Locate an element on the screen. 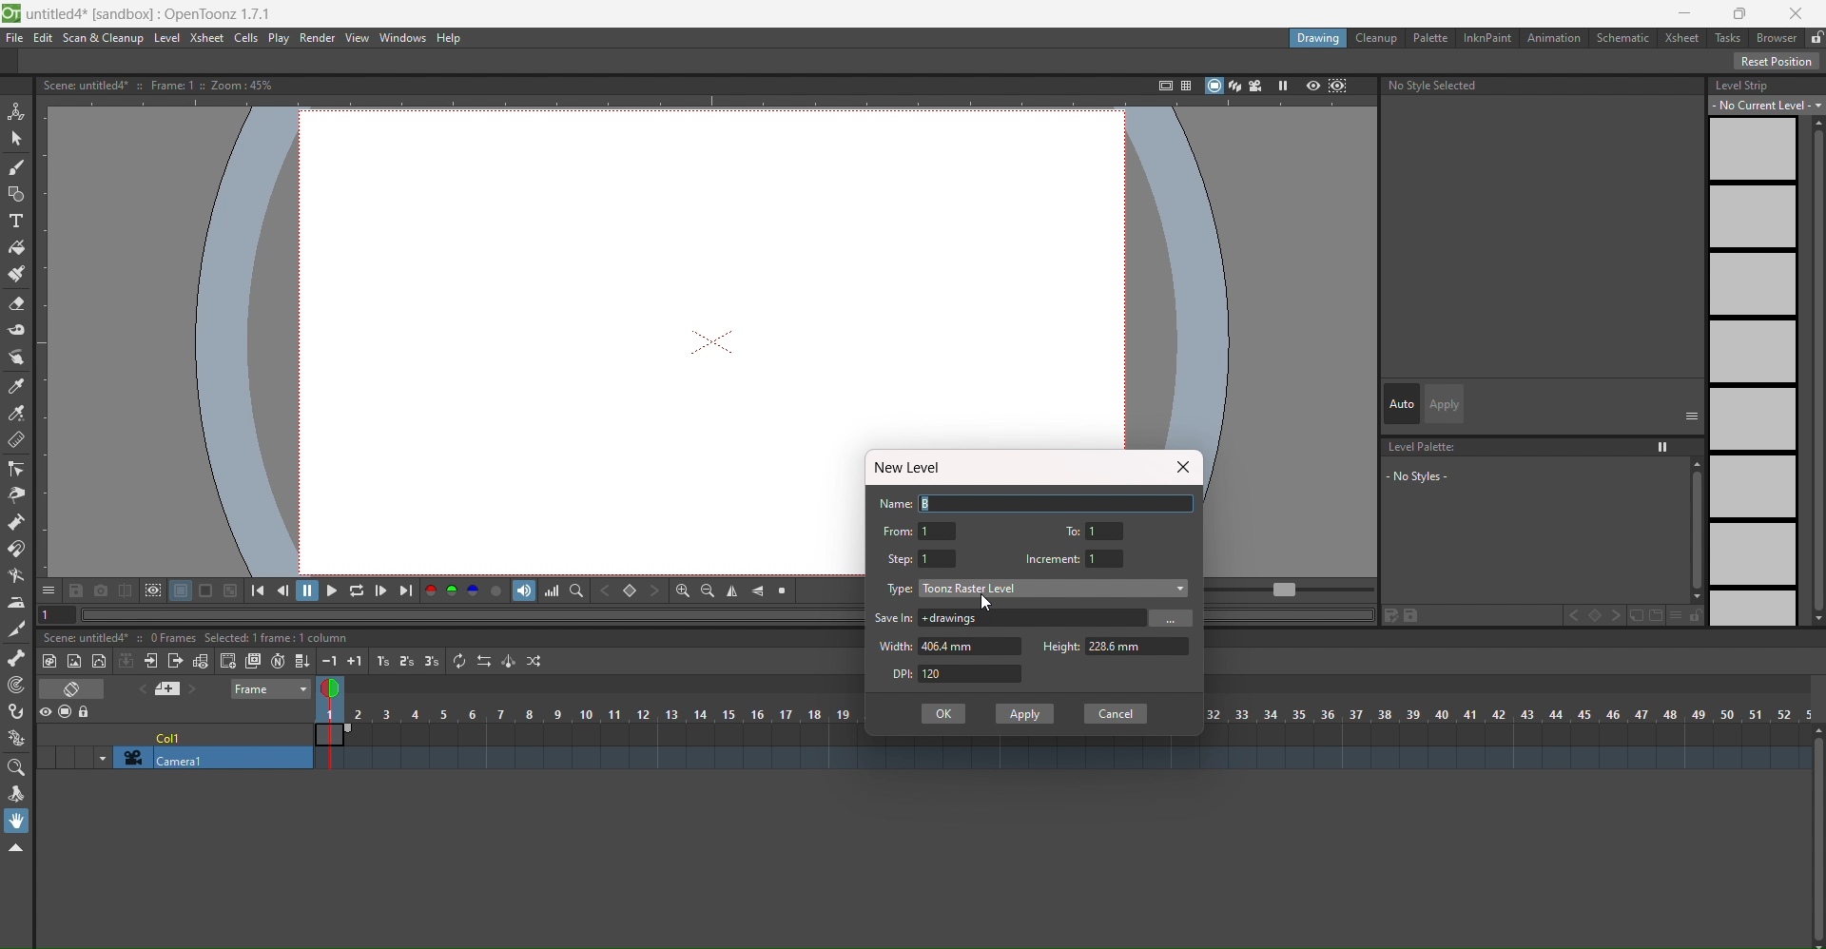 This screenshot has width=1826, height=949. cutter tool is located at coordinates (14, 630).